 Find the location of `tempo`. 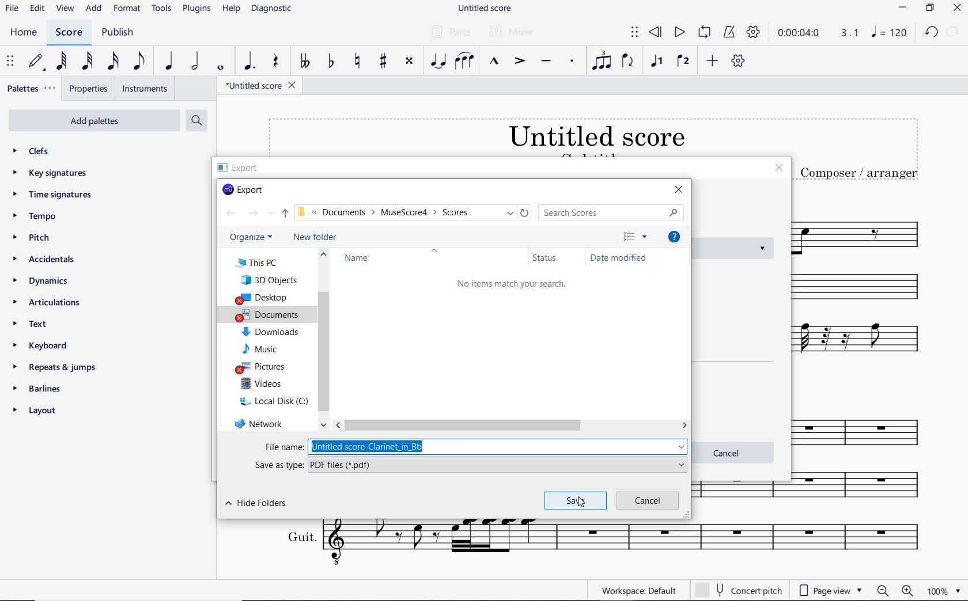

tempo is located at coordinates (36, 217).